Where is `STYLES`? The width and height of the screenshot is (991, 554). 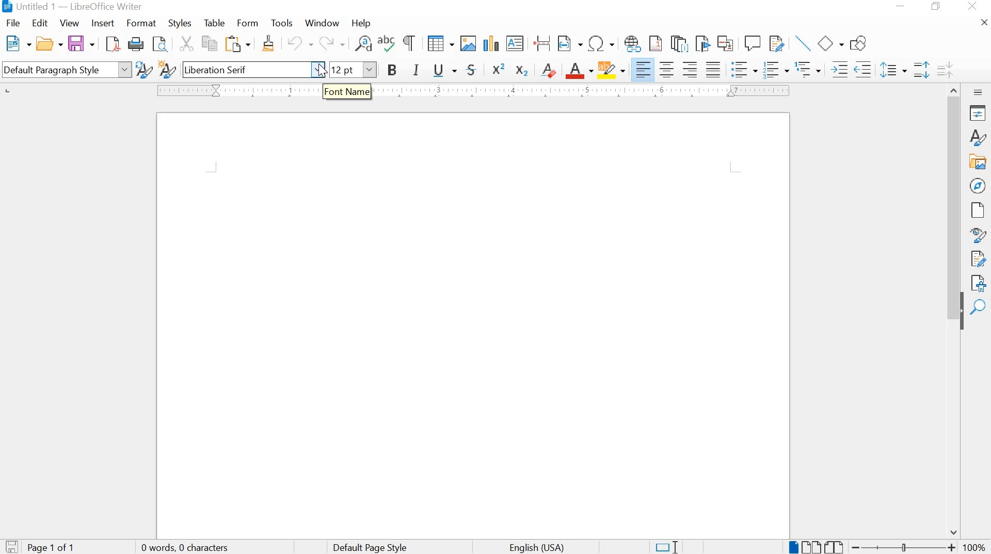
STYLES is located at coordinates (179, 24).